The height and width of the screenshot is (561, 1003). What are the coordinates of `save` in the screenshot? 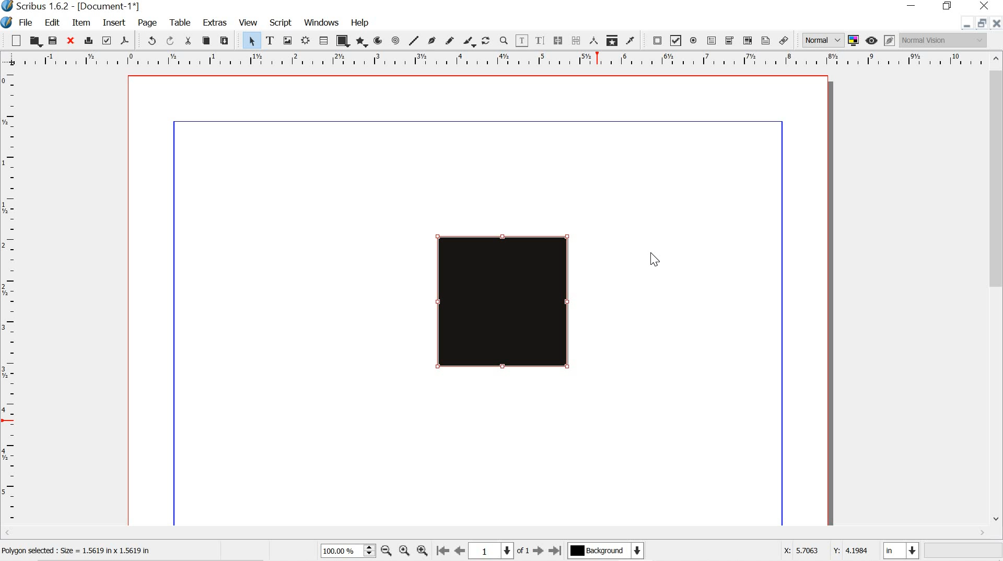 It's located at (54, 40).